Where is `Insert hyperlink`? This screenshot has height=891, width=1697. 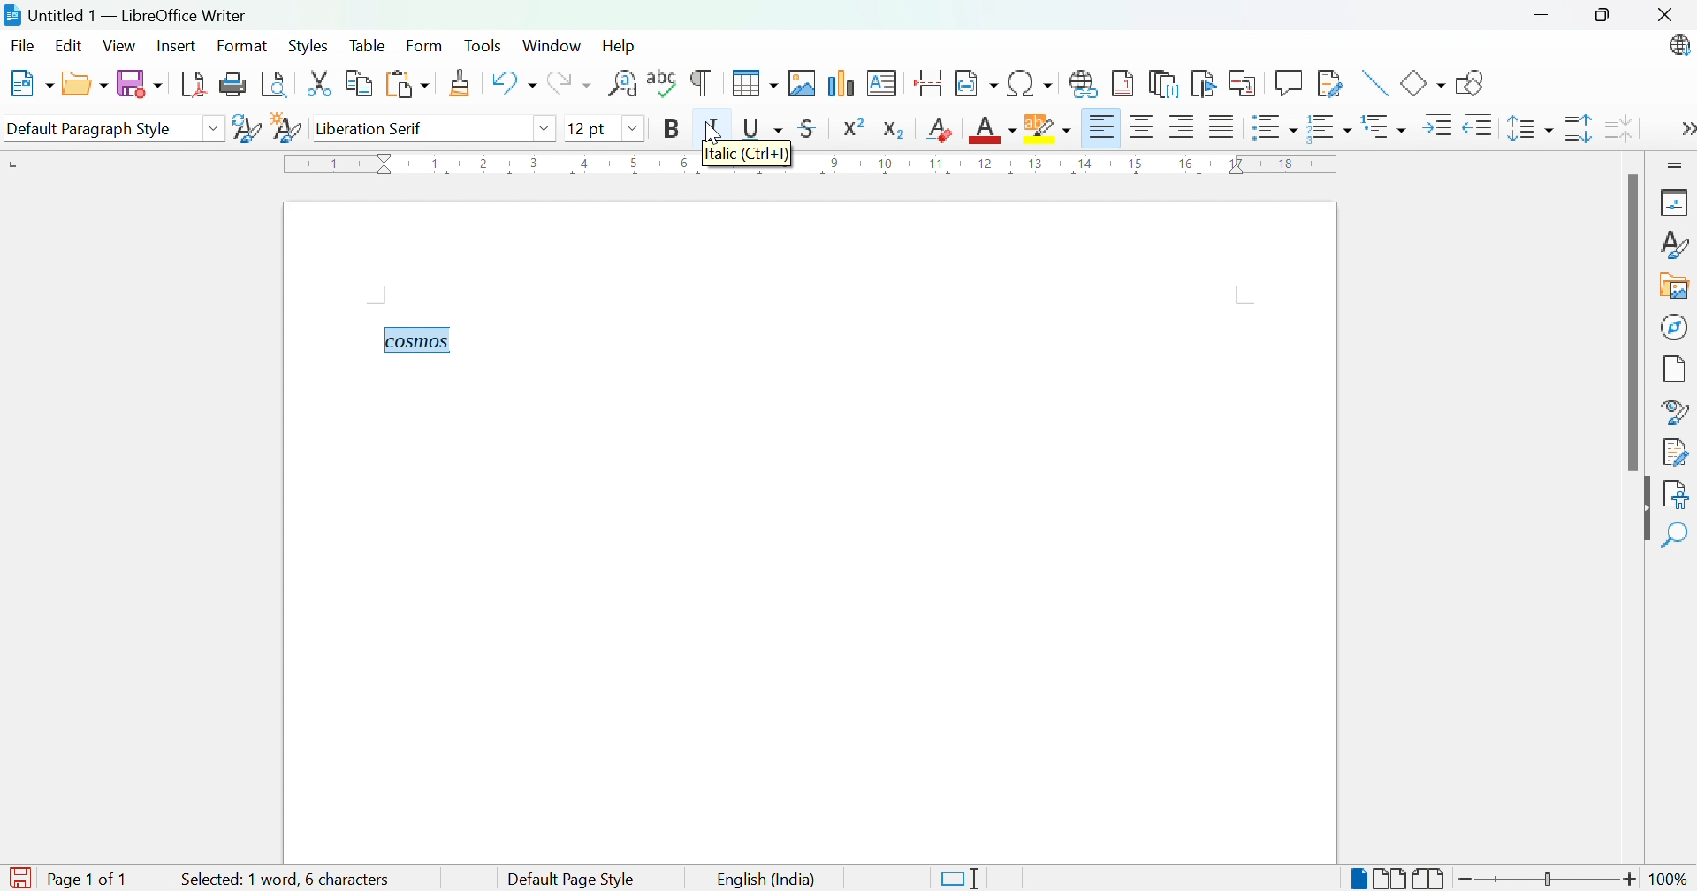
Insert hyperlink is located at coordinates (1083, 87).